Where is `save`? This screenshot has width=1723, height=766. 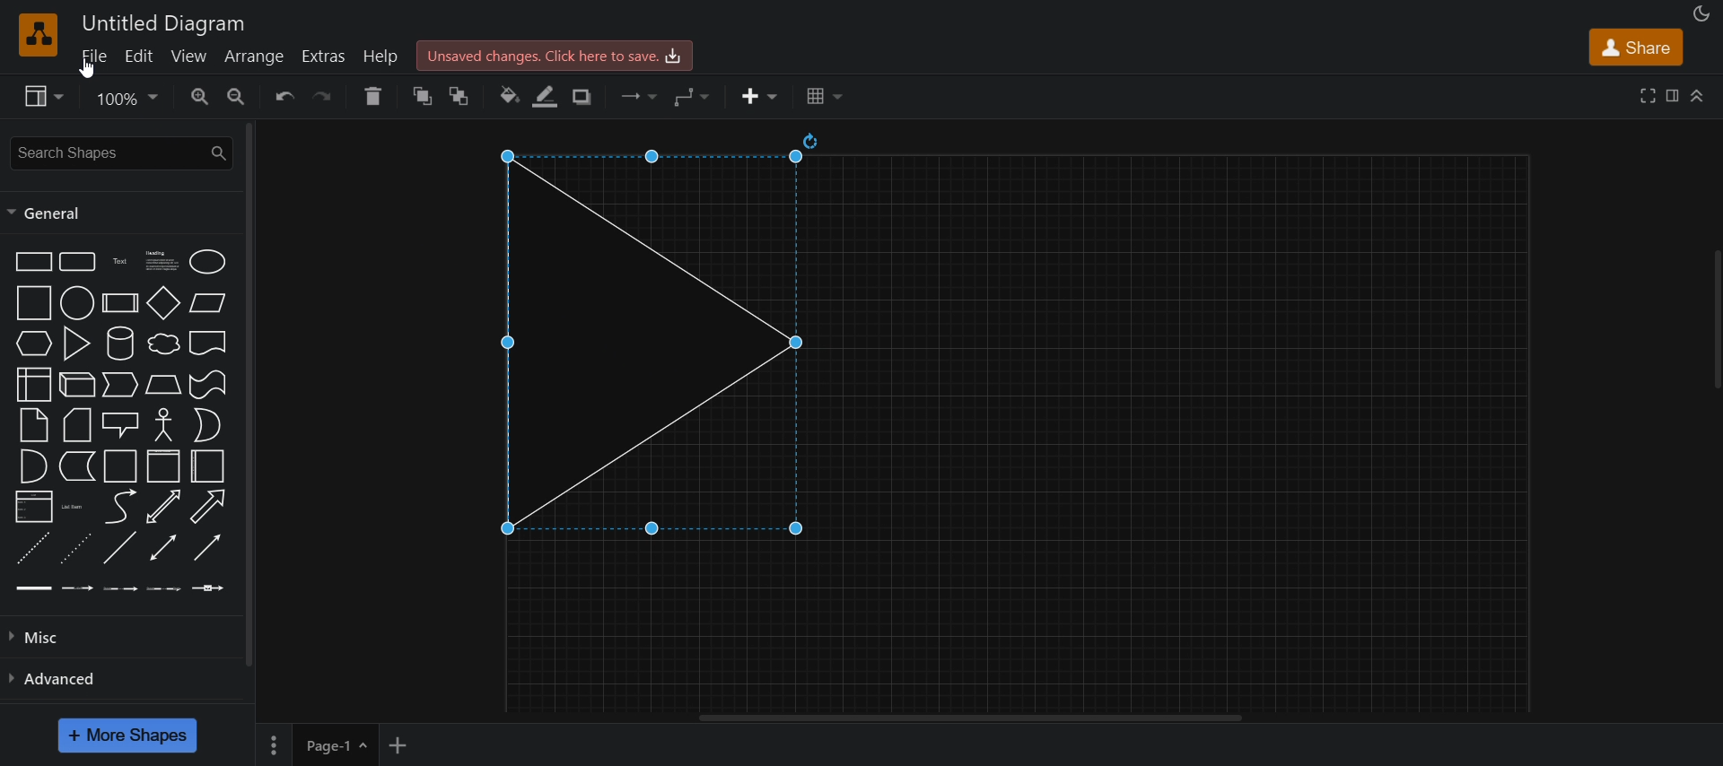
save is located at coordinates (560, 56).